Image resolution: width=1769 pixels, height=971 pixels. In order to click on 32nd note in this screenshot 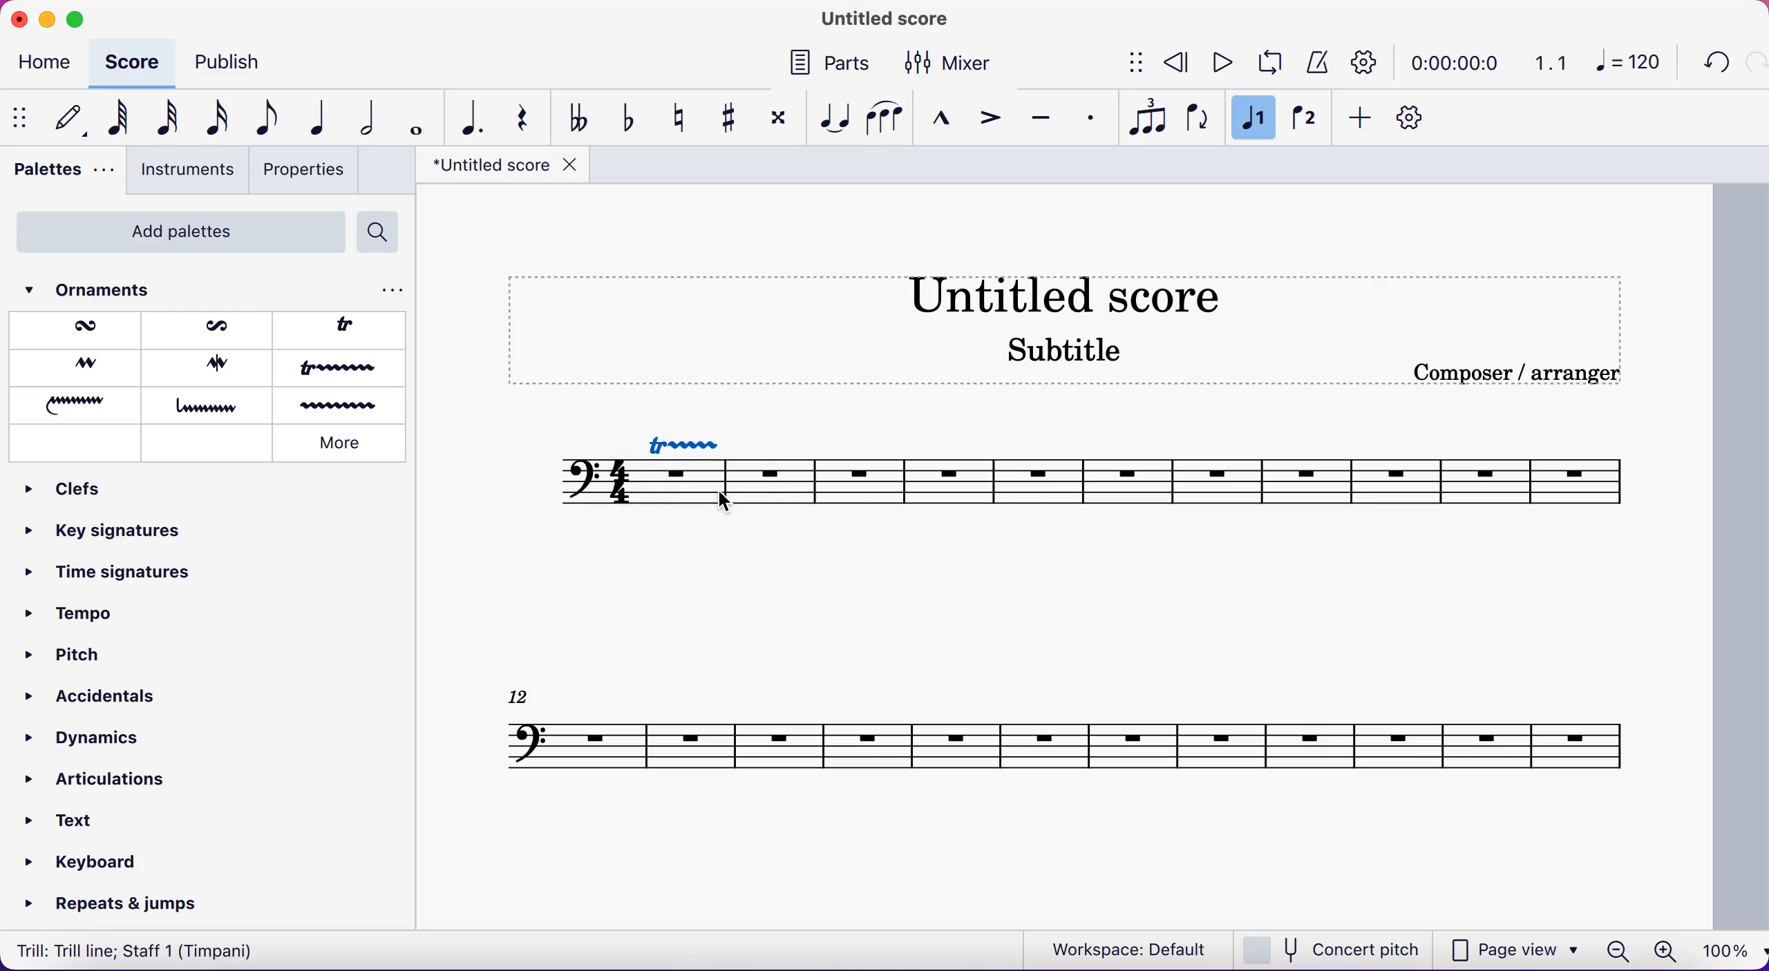, I will do `click(160, 119)`.